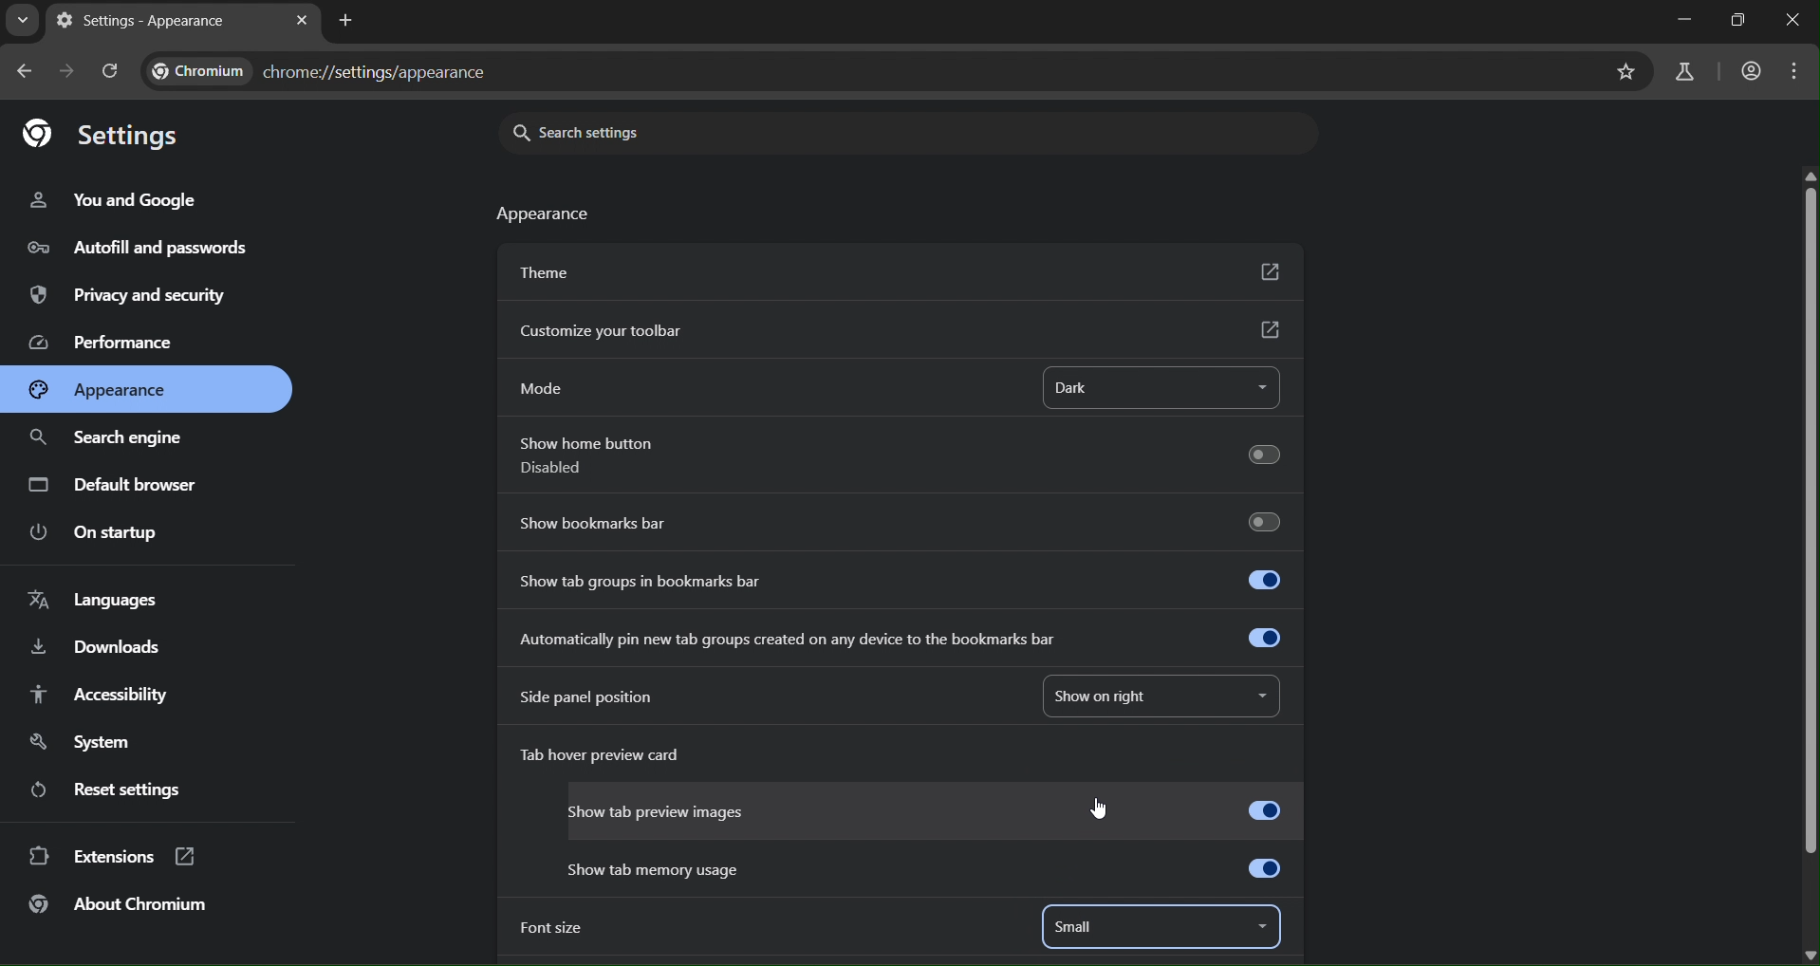 Image resolution: width=1820 pixels, height=966 pixels. I want to click on show tab memory usage, so click(933, 865).